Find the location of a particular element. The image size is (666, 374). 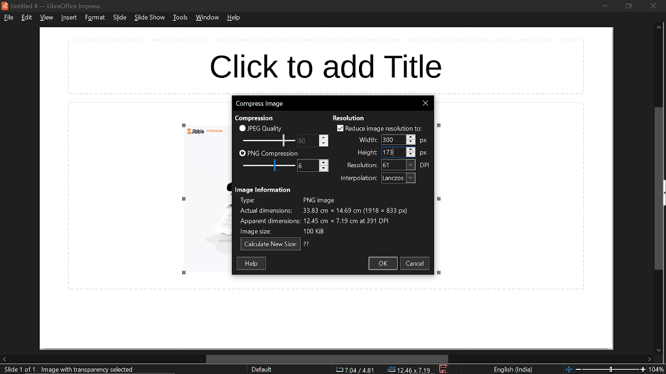

help is located at coordinates (252, 263).